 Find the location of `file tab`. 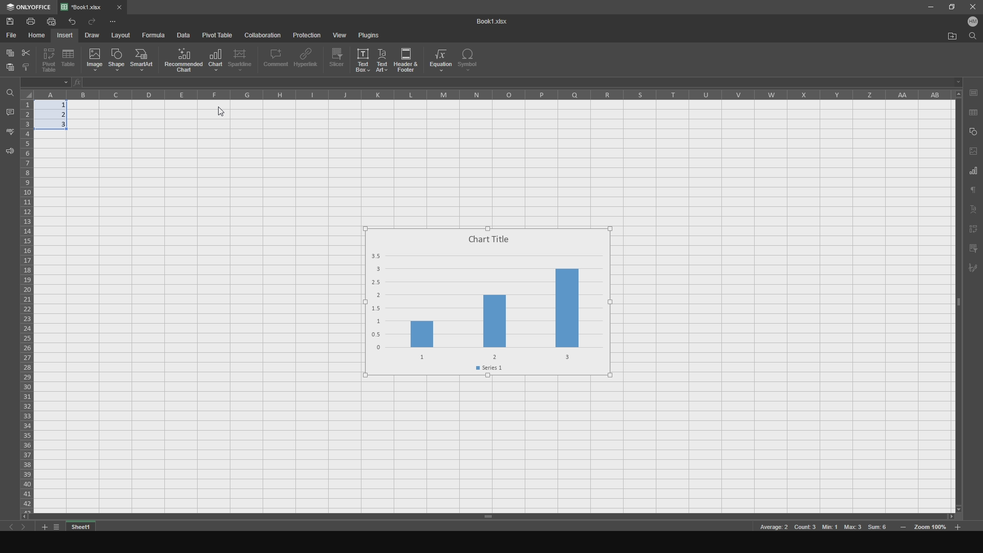

file tab is located at coordinates (104, 6).